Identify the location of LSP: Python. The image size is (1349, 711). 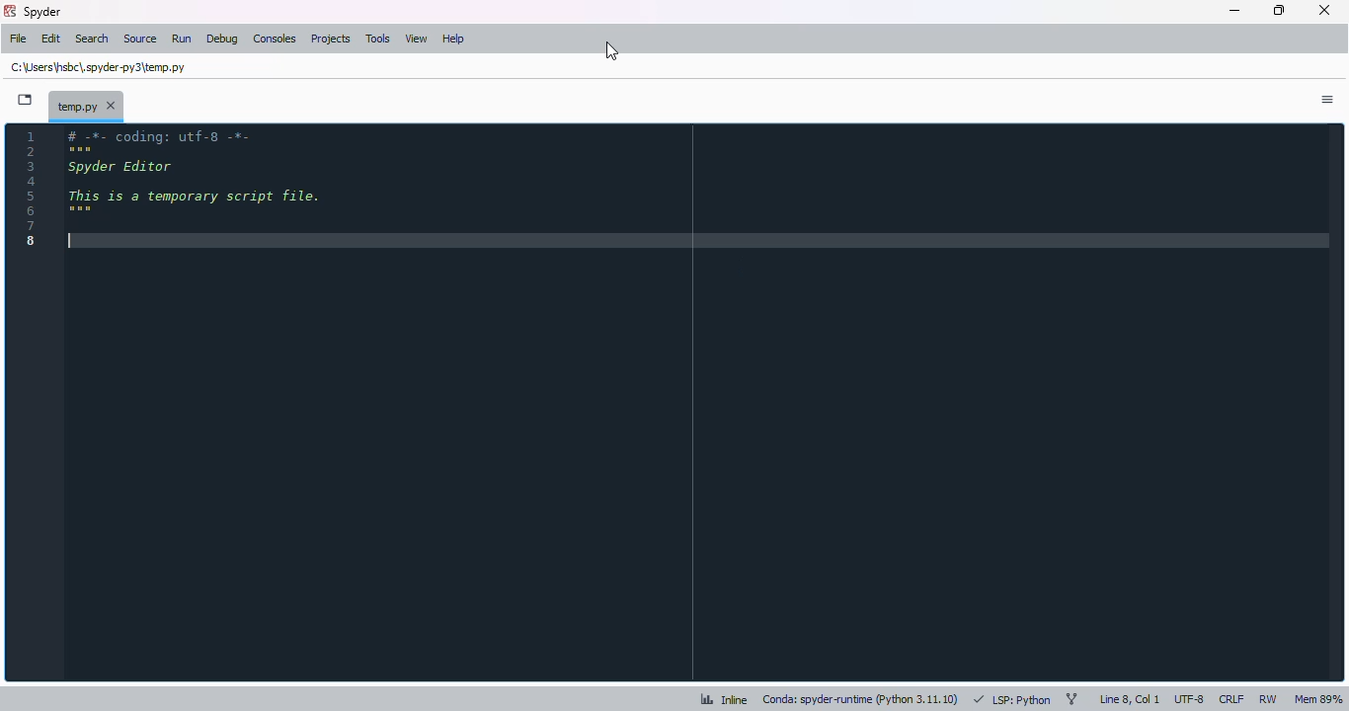
(1012, 700).